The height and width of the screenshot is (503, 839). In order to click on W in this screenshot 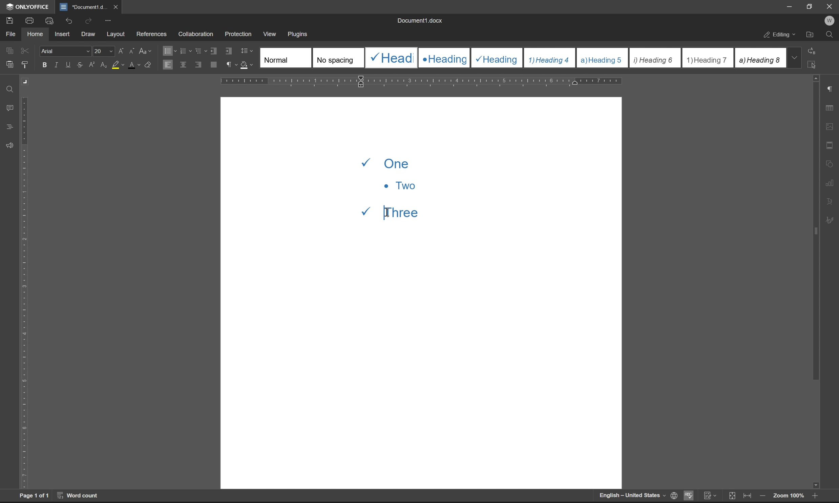, I will do `click(831, 21)`.